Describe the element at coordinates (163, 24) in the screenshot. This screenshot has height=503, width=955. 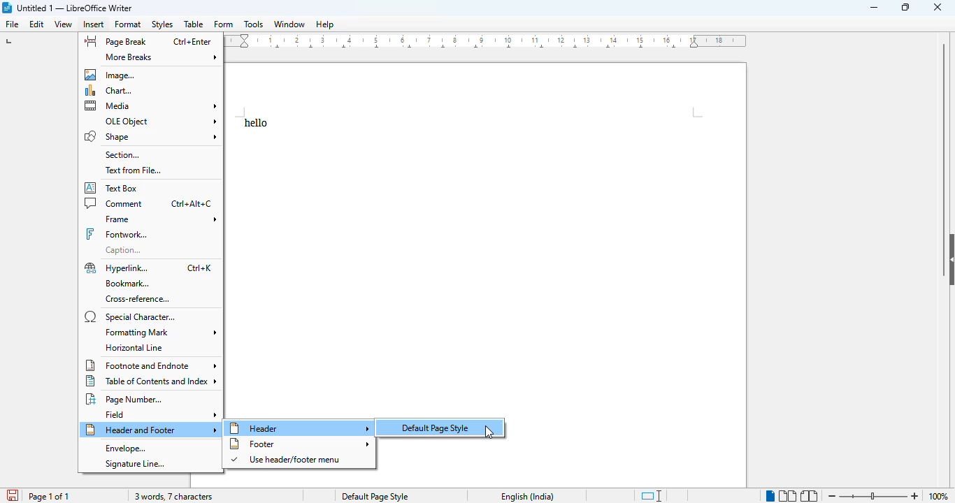
I see `styles` at that location.